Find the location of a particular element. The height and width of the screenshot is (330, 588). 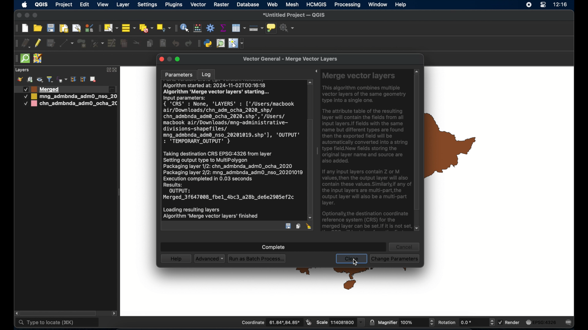

copy log entry is located at coordinates (298, 226).